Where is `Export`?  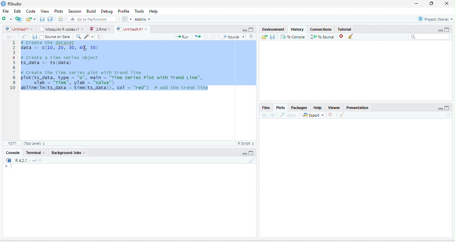
Export is located at coordinates (313, 115).